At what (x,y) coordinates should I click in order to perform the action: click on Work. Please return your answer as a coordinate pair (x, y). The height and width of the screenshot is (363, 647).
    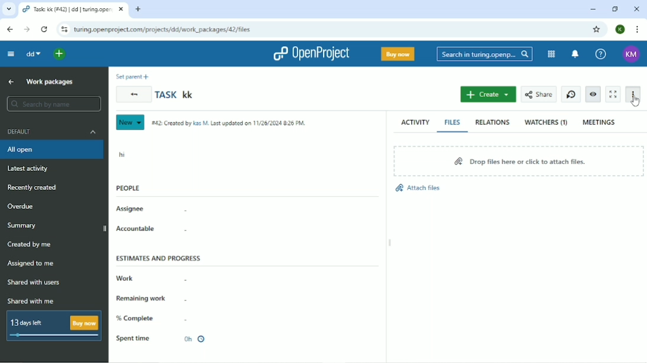
    Looking at the image, I should click on (150, 279).